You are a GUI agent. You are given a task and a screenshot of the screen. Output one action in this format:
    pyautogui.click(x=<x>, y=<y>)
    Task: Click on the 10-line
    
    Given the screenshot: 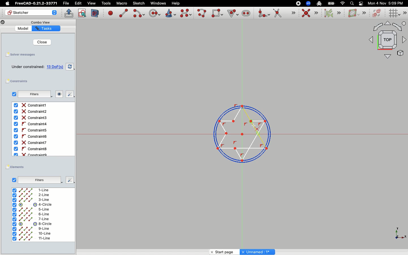 What is the action you would take?
    pyautogui.click(x=31, y=233)
    